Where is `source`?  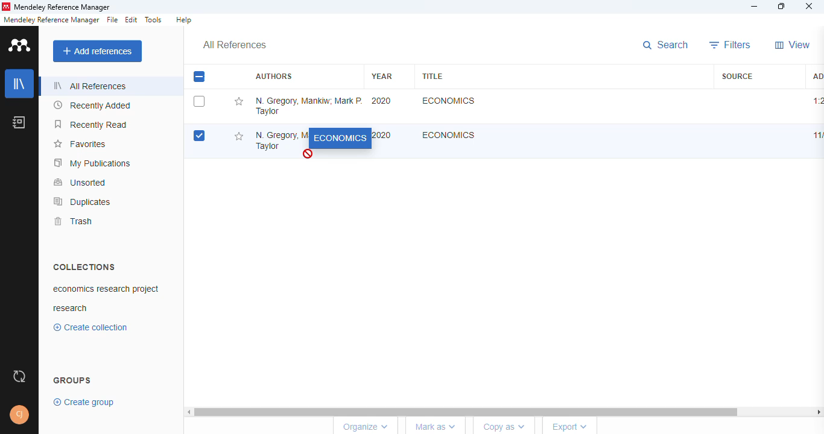 source is located at coordinates (737, 76).